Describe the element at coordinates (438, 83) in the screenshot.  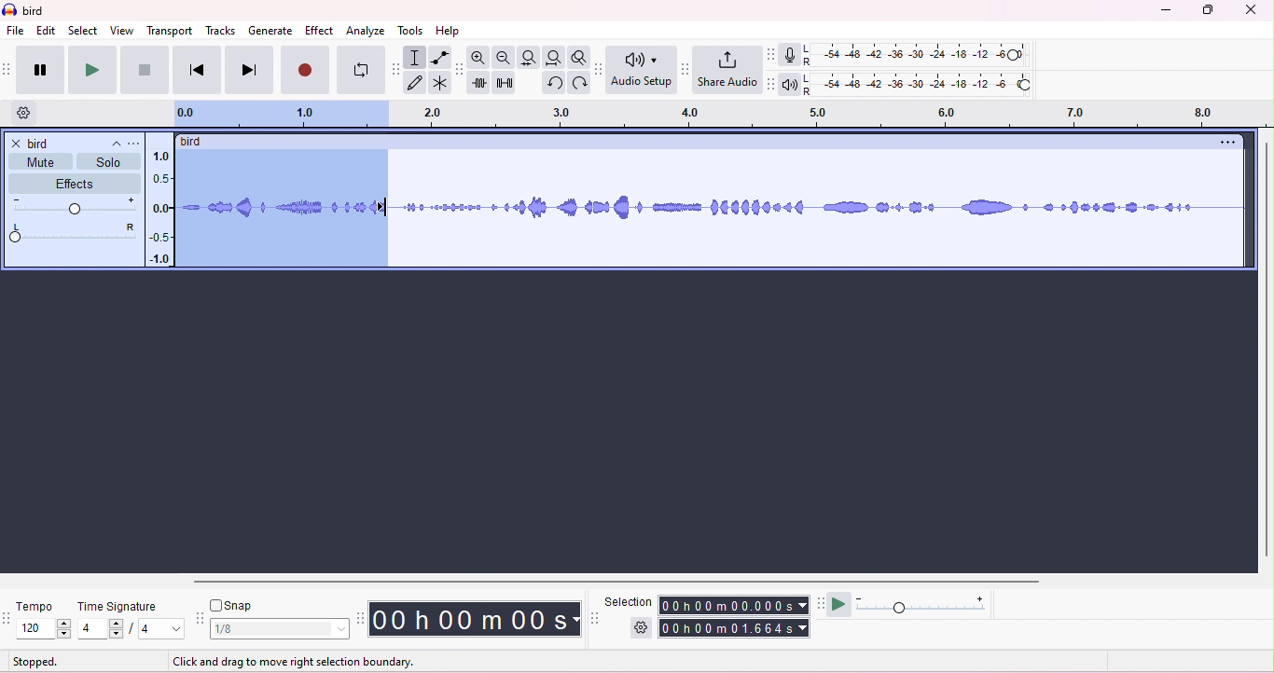
I see `multi ` at that location.